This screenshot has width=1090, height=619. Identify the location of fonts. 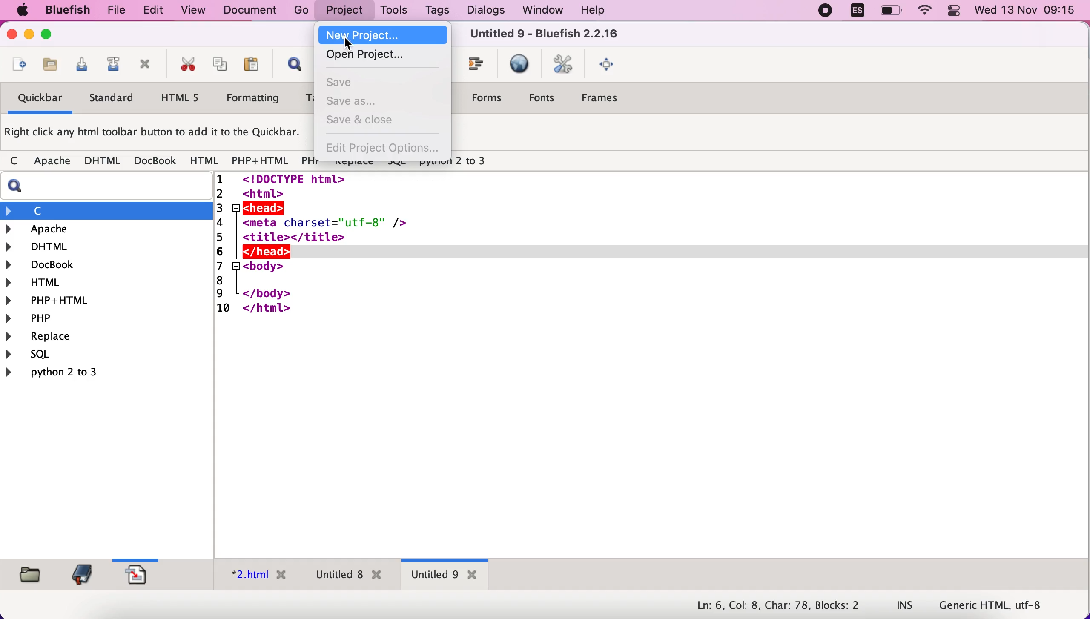
(546, 97).